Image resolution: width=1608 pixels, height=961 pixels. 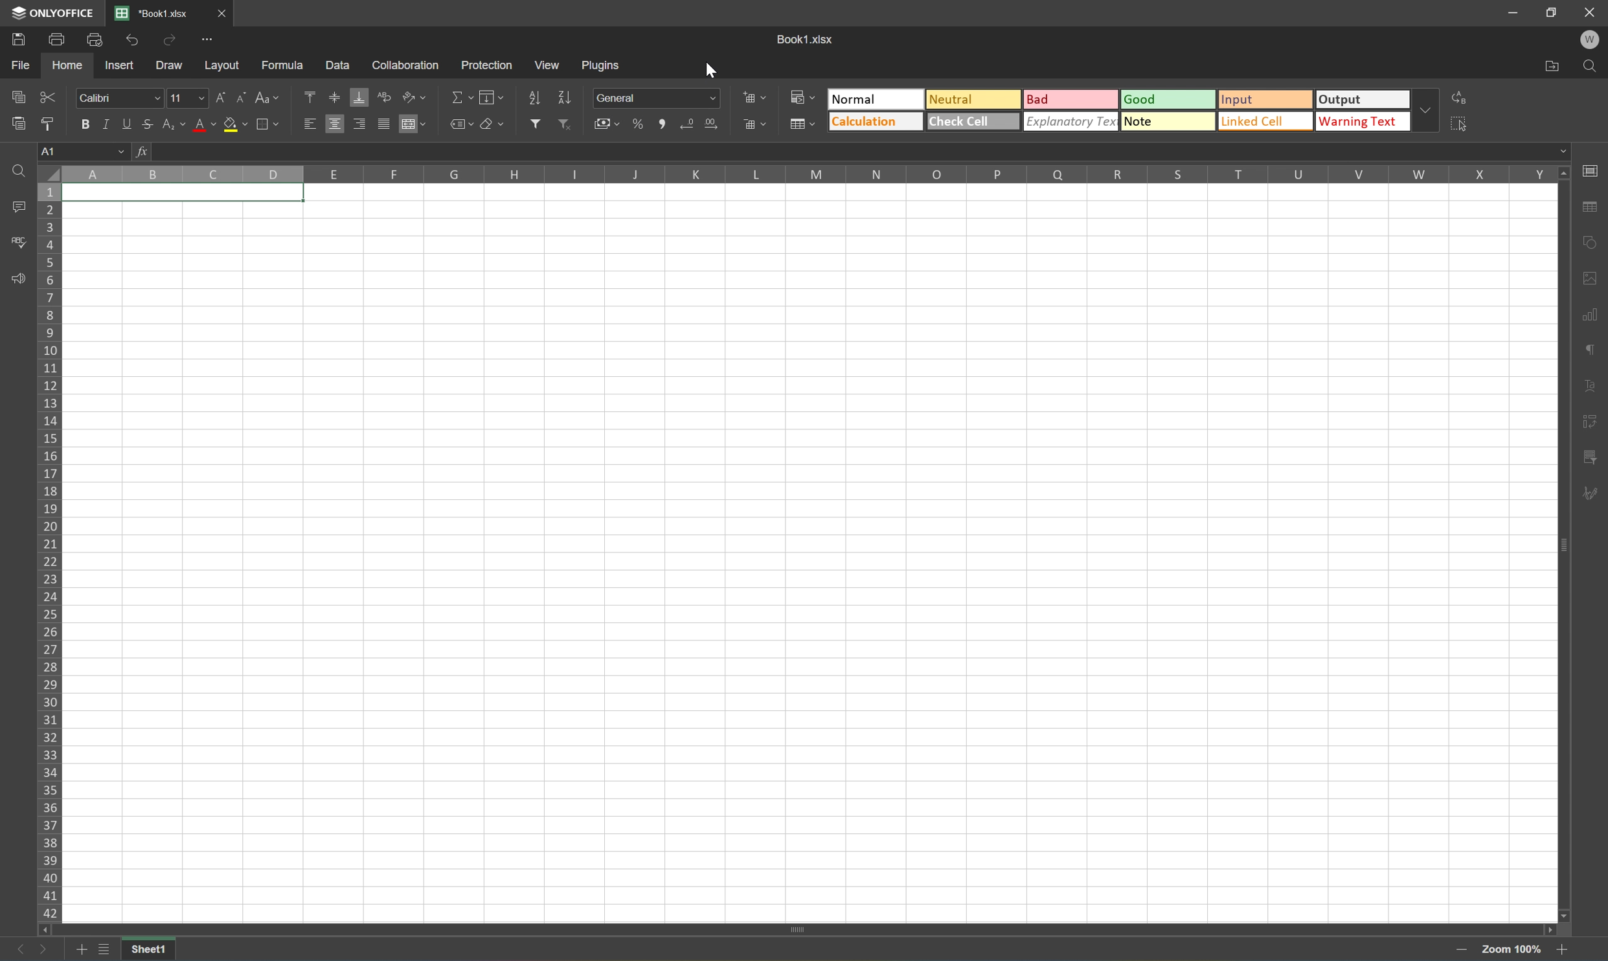 What do you see at coordinates (1560, 546) in the screenshot?
I see `Scroll bar` at bounding box center [1560, 546].